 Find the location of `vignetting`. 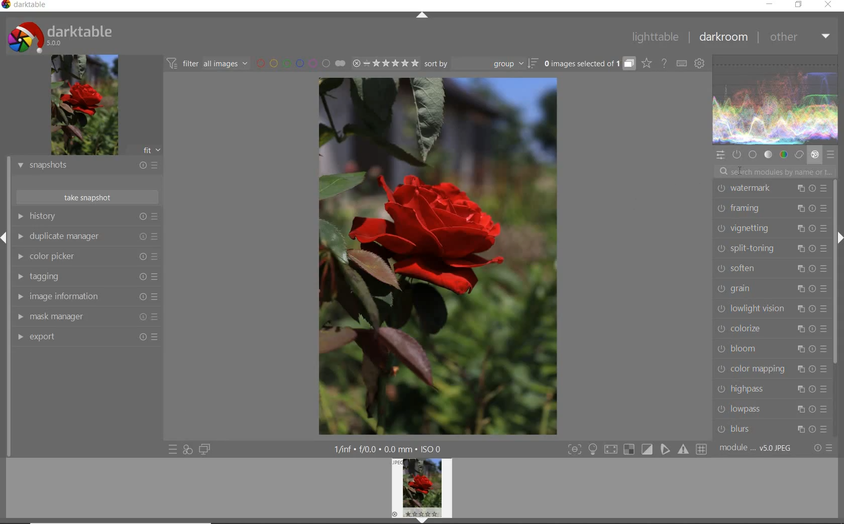

vignetting is located at coordinates (769, 229).